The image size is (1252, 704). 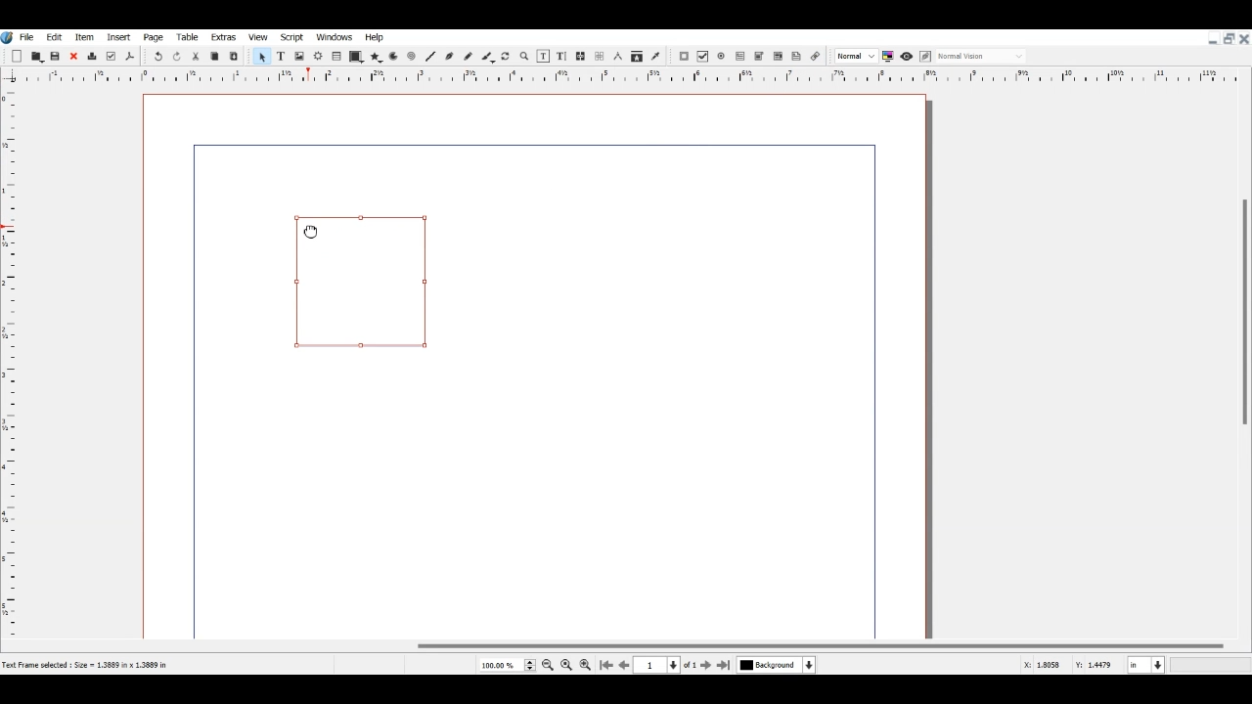 What do you see at coordinates (375, 37) in the screenshot?
I see `Help` at bounding box center [375, 37].